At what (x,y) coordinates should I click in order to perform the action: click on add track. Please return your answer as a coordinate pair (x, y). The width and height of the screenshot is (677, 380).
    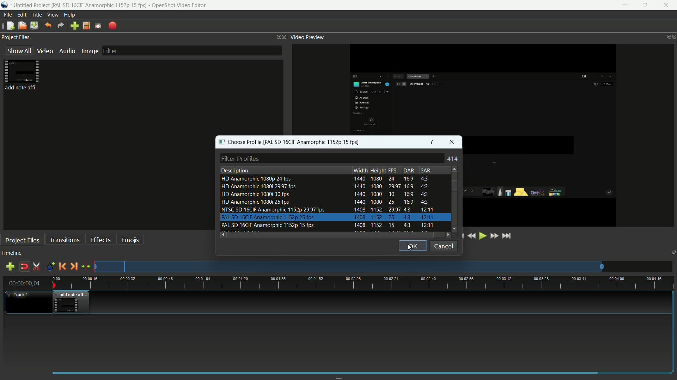
    Looking at the image, I should click on (9, 267).